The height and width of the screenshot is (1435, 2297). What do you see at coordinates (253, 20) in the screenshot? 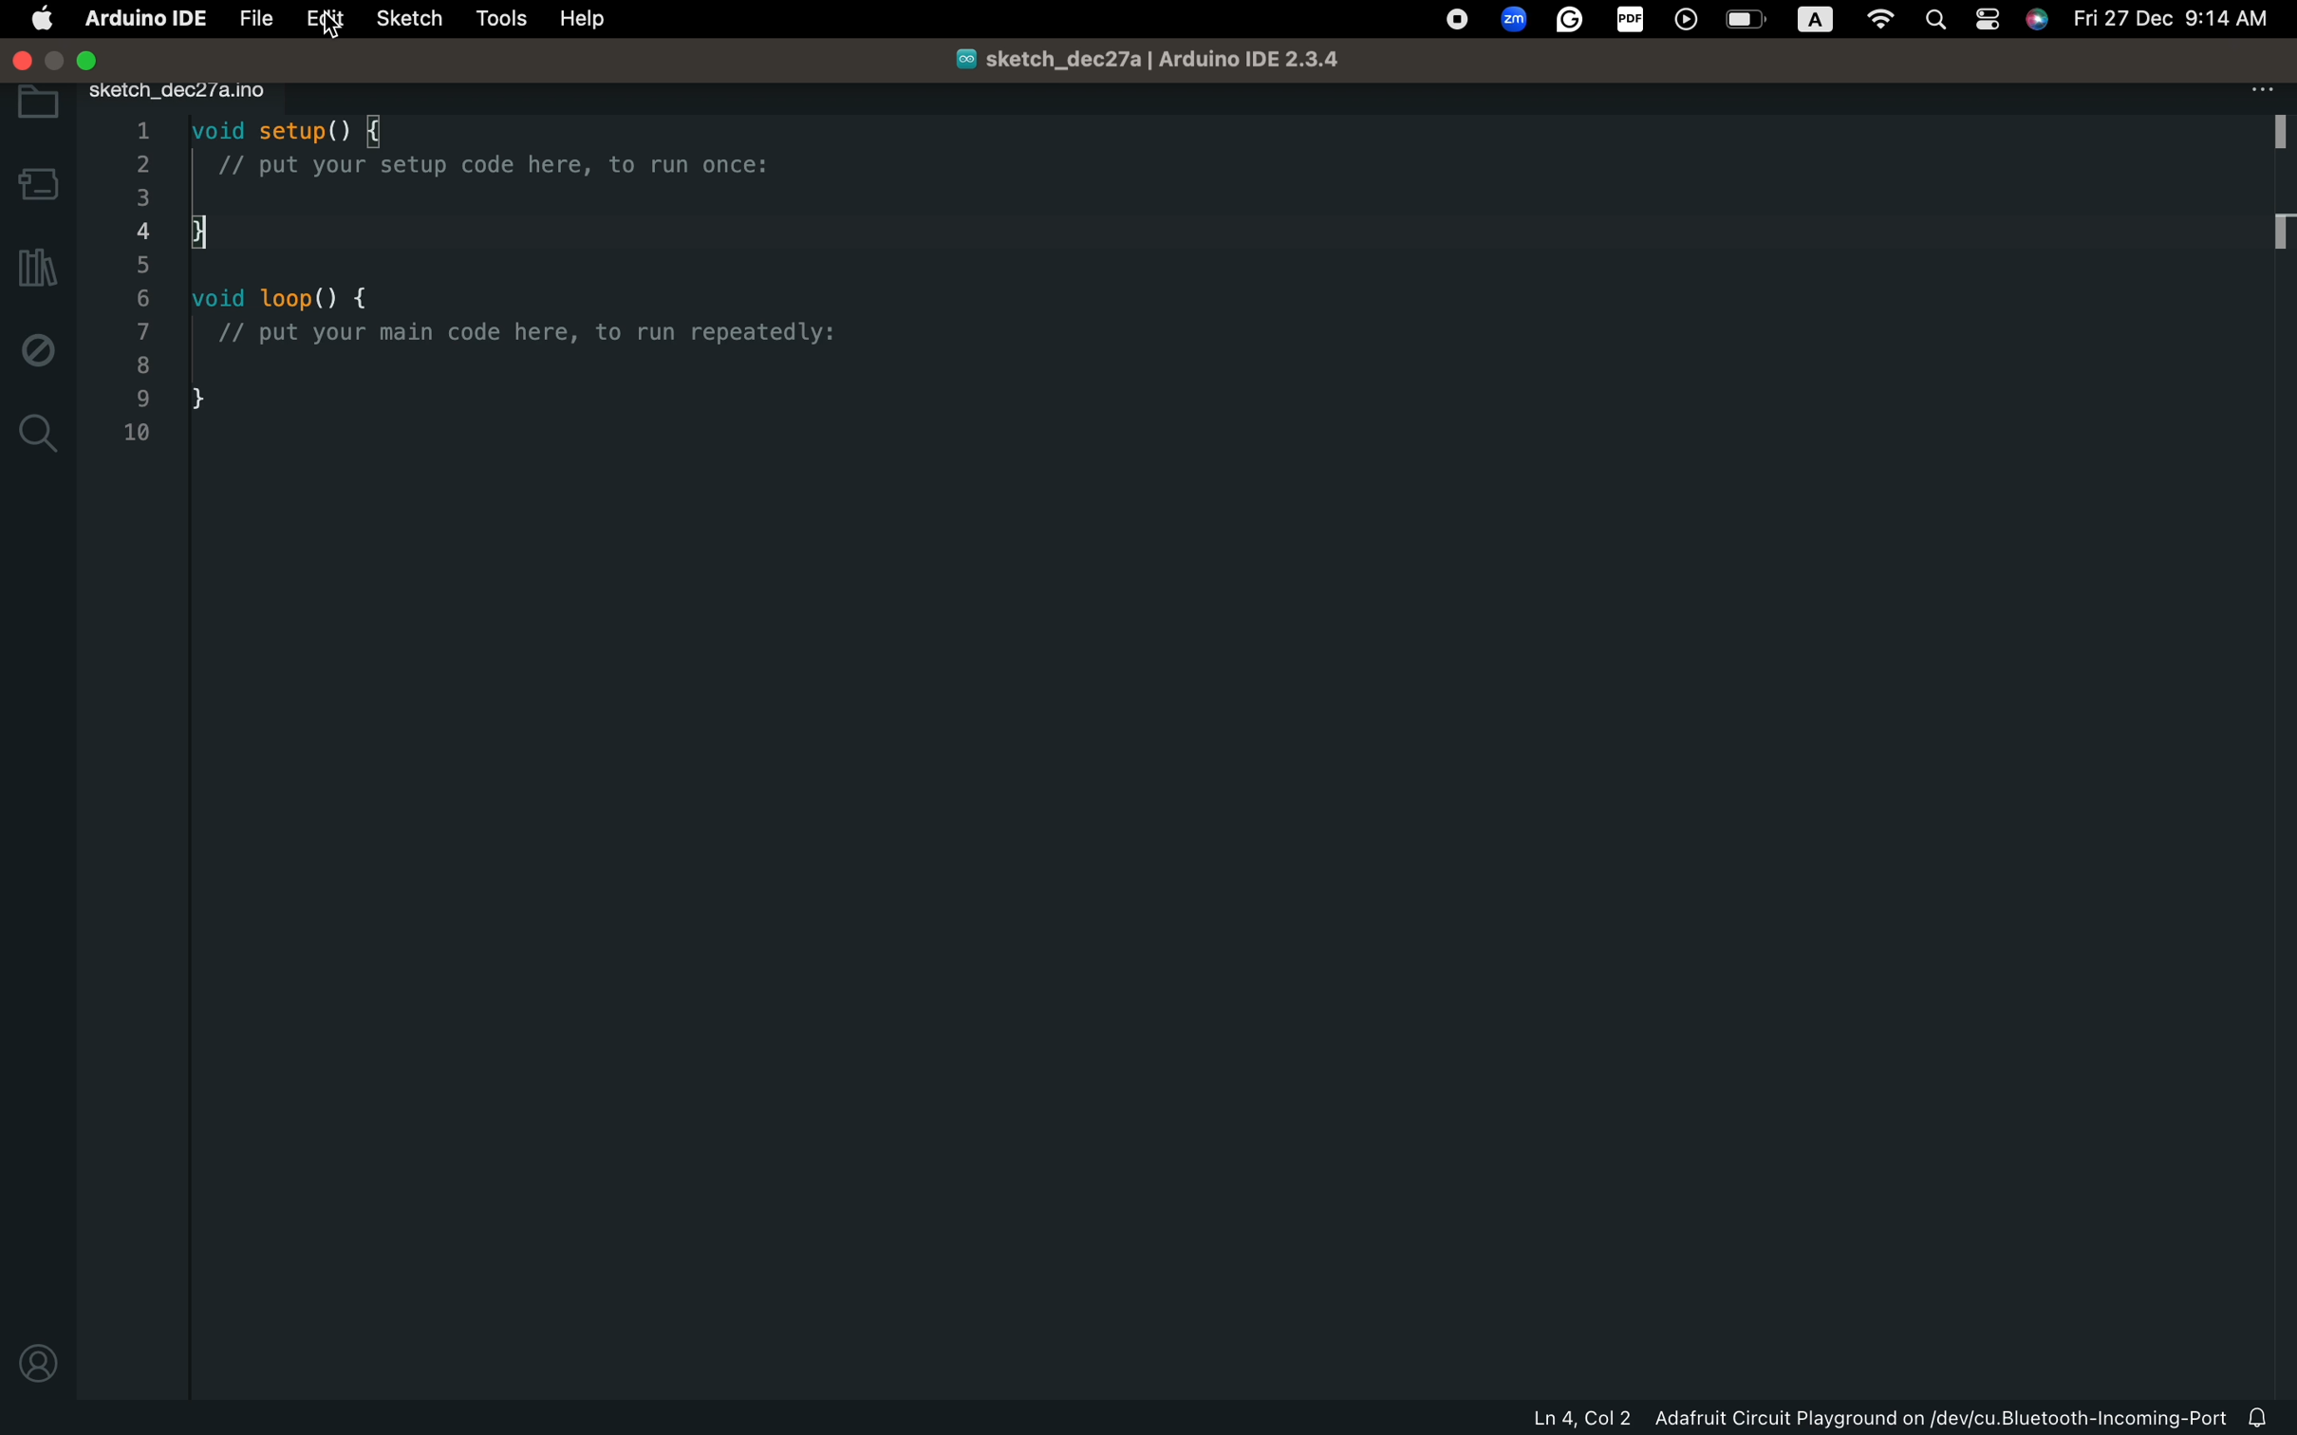
I see `file` at bounding box center [253, 20].